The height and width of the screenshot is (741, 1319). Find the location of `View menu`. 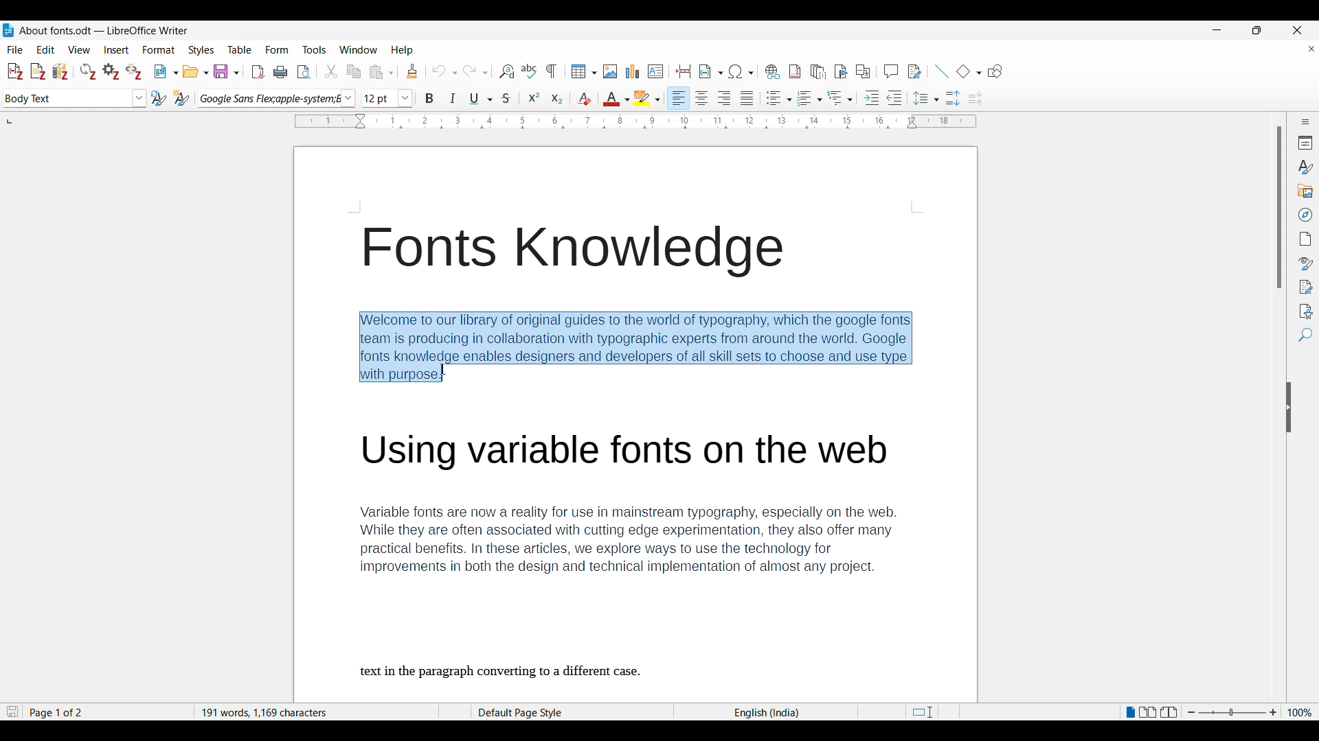

View menu is located at coordinates (80, 50).